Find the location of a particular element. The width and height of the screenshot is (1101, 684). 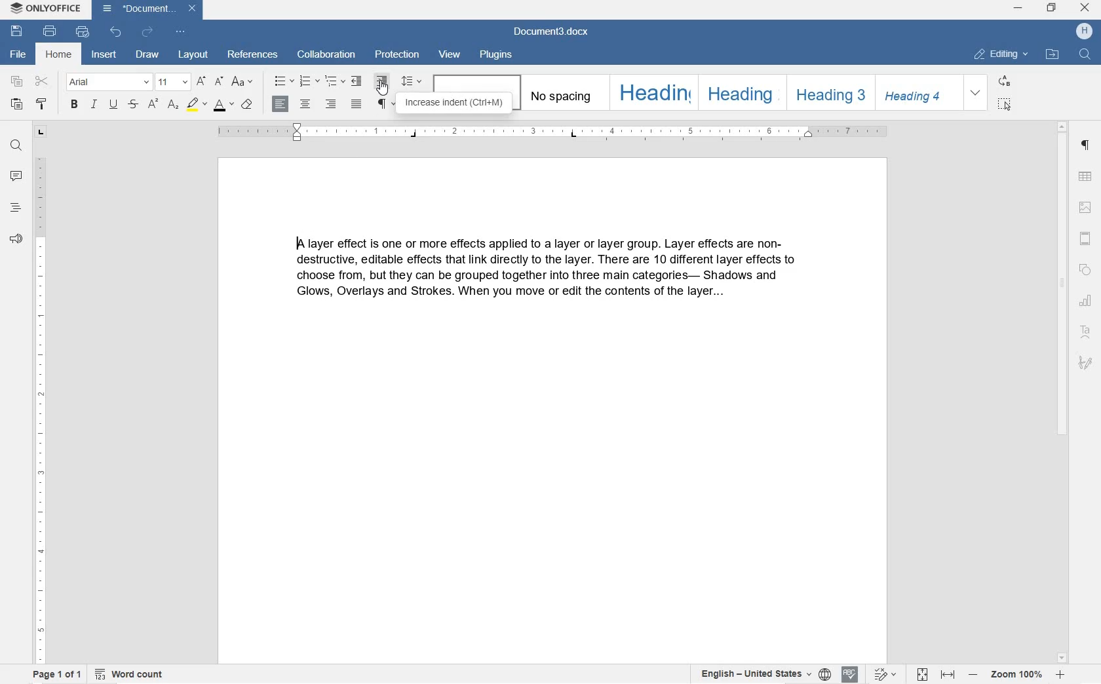

SET TEXT OR DOCUMENT LANGUAGE is located at coordinates (764, 675).